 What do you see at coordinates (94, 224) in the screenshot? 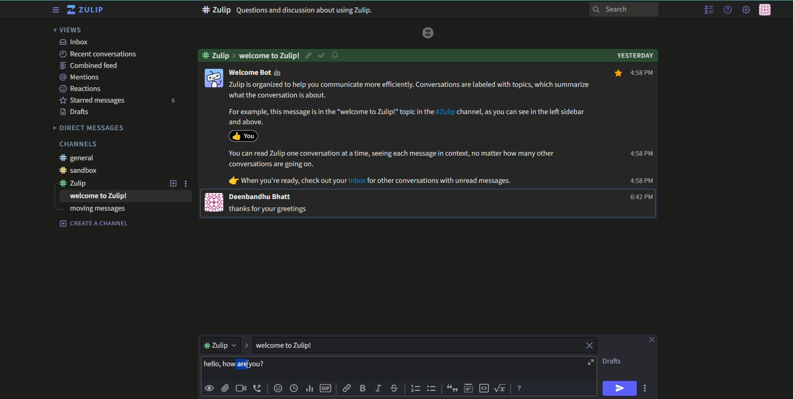
I see `create a channel` at bounding box center [94, 224].